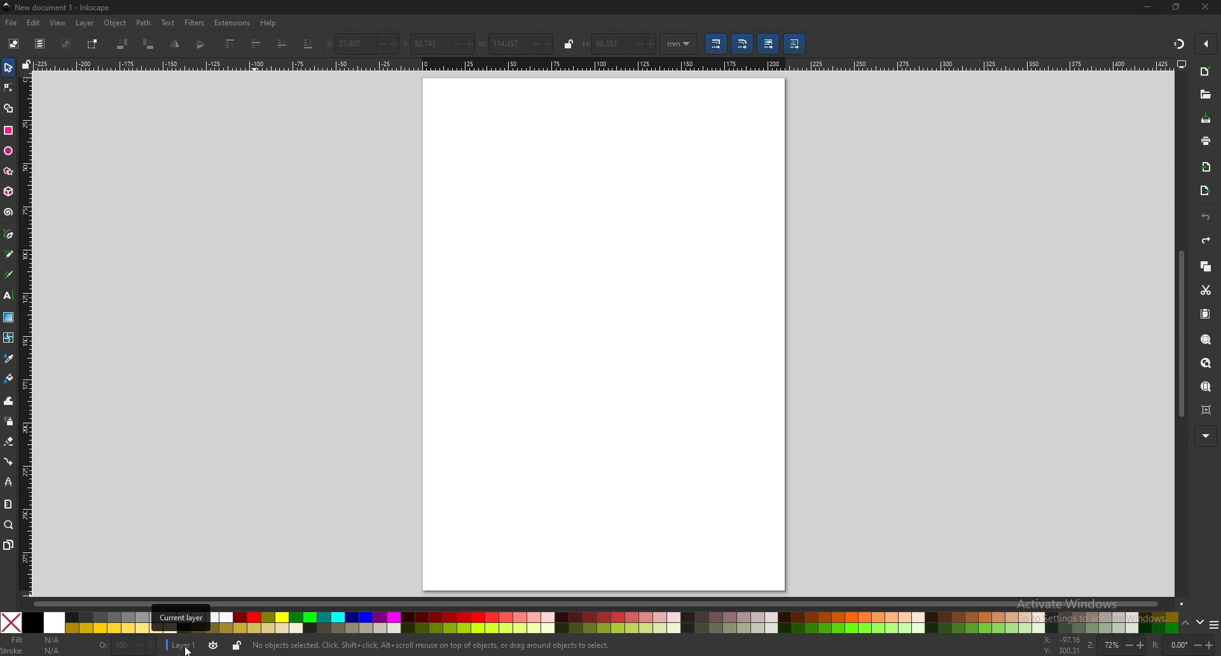 The height and width of the screenshot is (656, 1221). What do you see at coordinates (1204, 386) in the screenshot?
I see `zoom page` at bounding box center [1204, 386].